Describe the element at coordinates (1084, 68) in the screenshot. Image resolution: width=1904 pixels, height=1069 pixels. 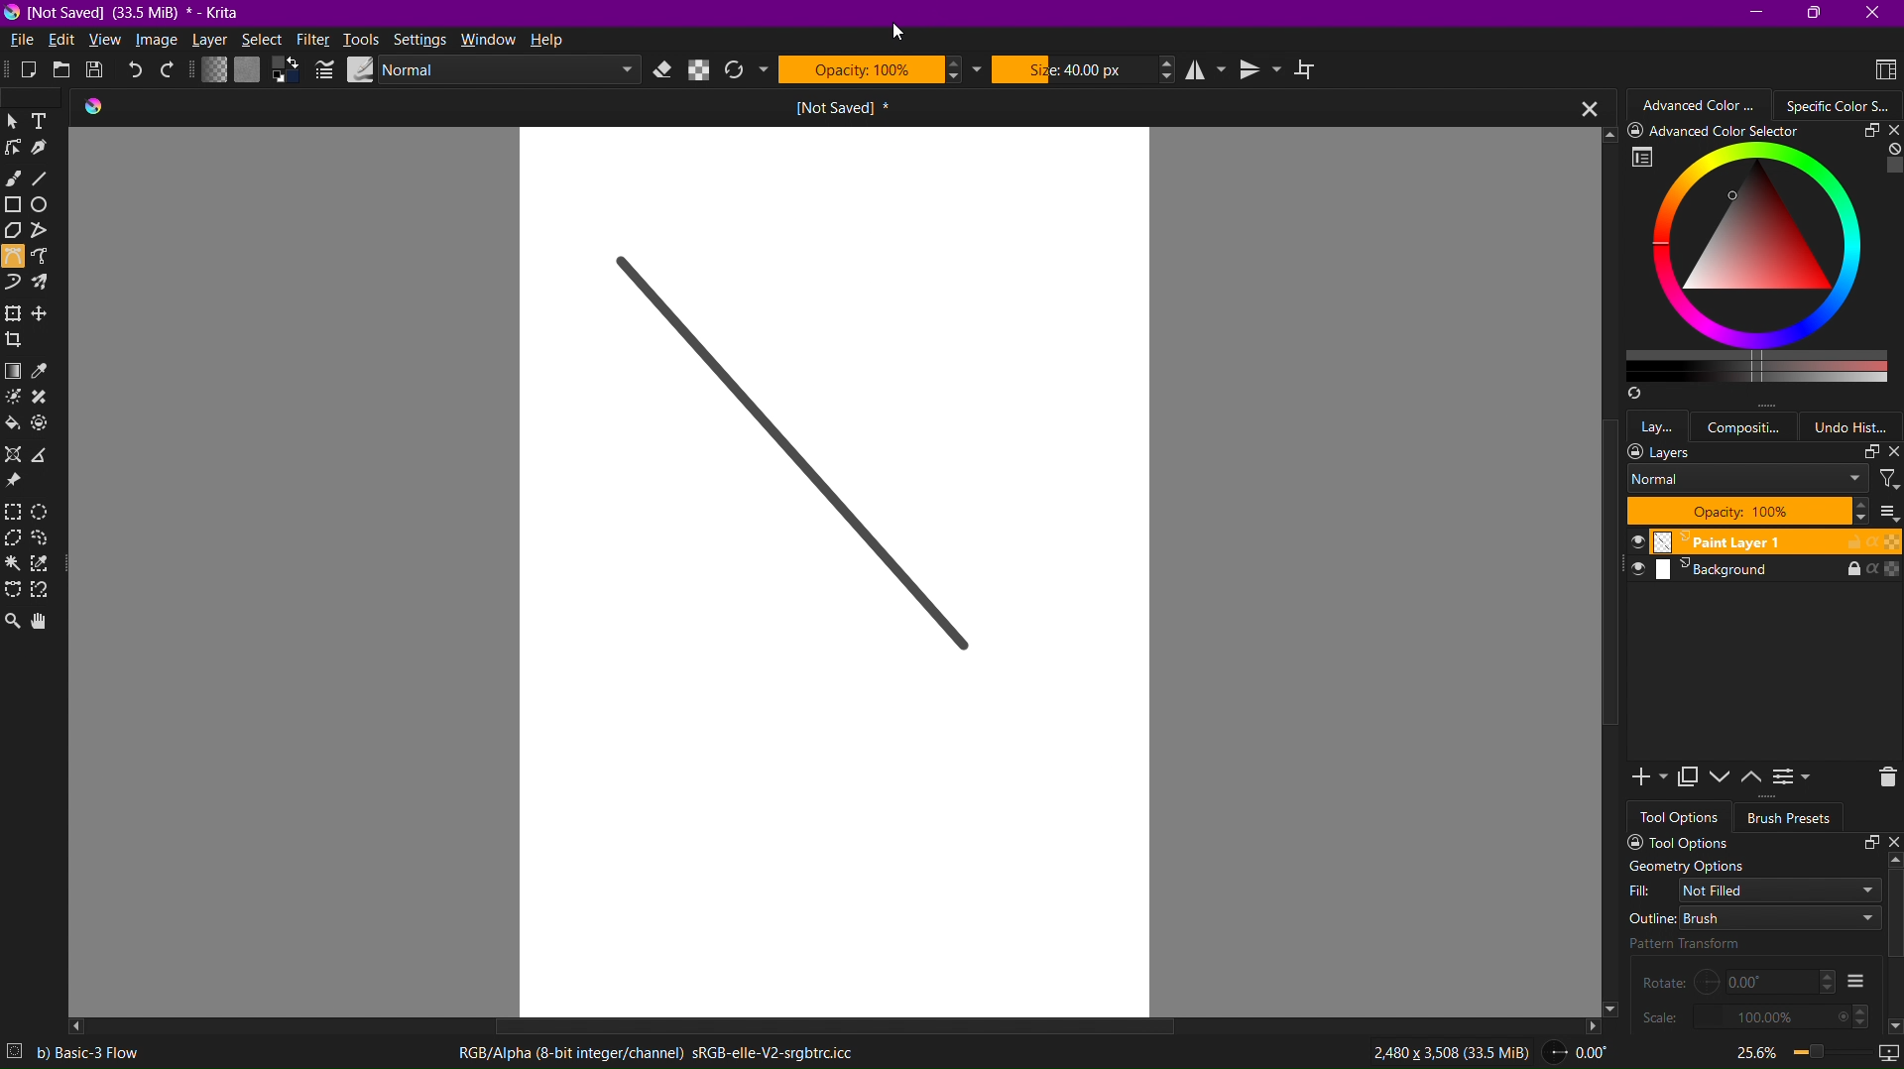
I see `Size` at that location.